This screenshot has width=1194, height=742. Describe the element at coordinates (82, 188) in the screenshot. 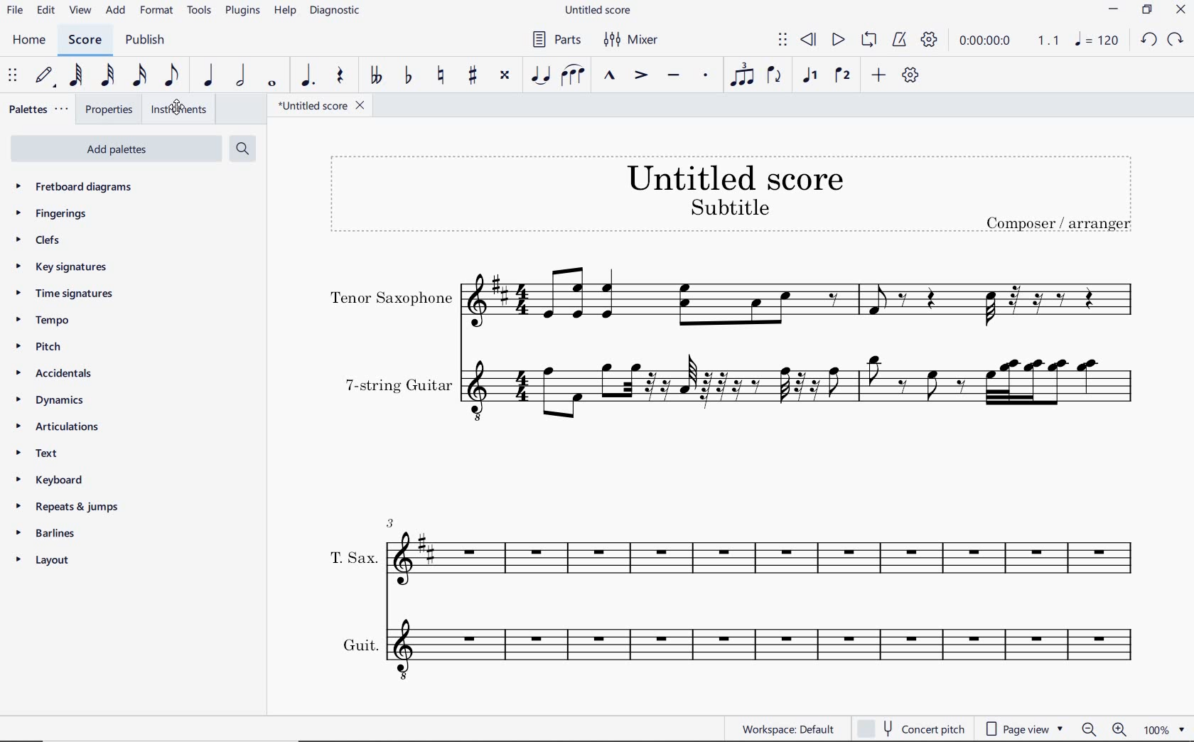

I see `FRETBOARD DIAGRAMS` at that location.